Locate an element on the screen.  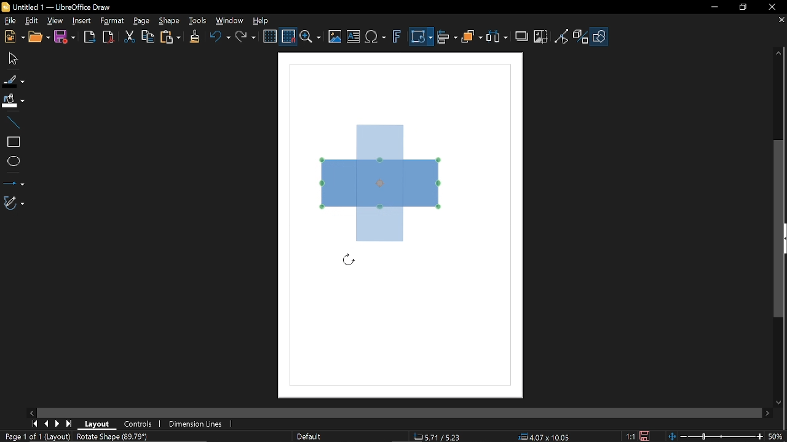
Transformation is located at coordinates (421, 38).